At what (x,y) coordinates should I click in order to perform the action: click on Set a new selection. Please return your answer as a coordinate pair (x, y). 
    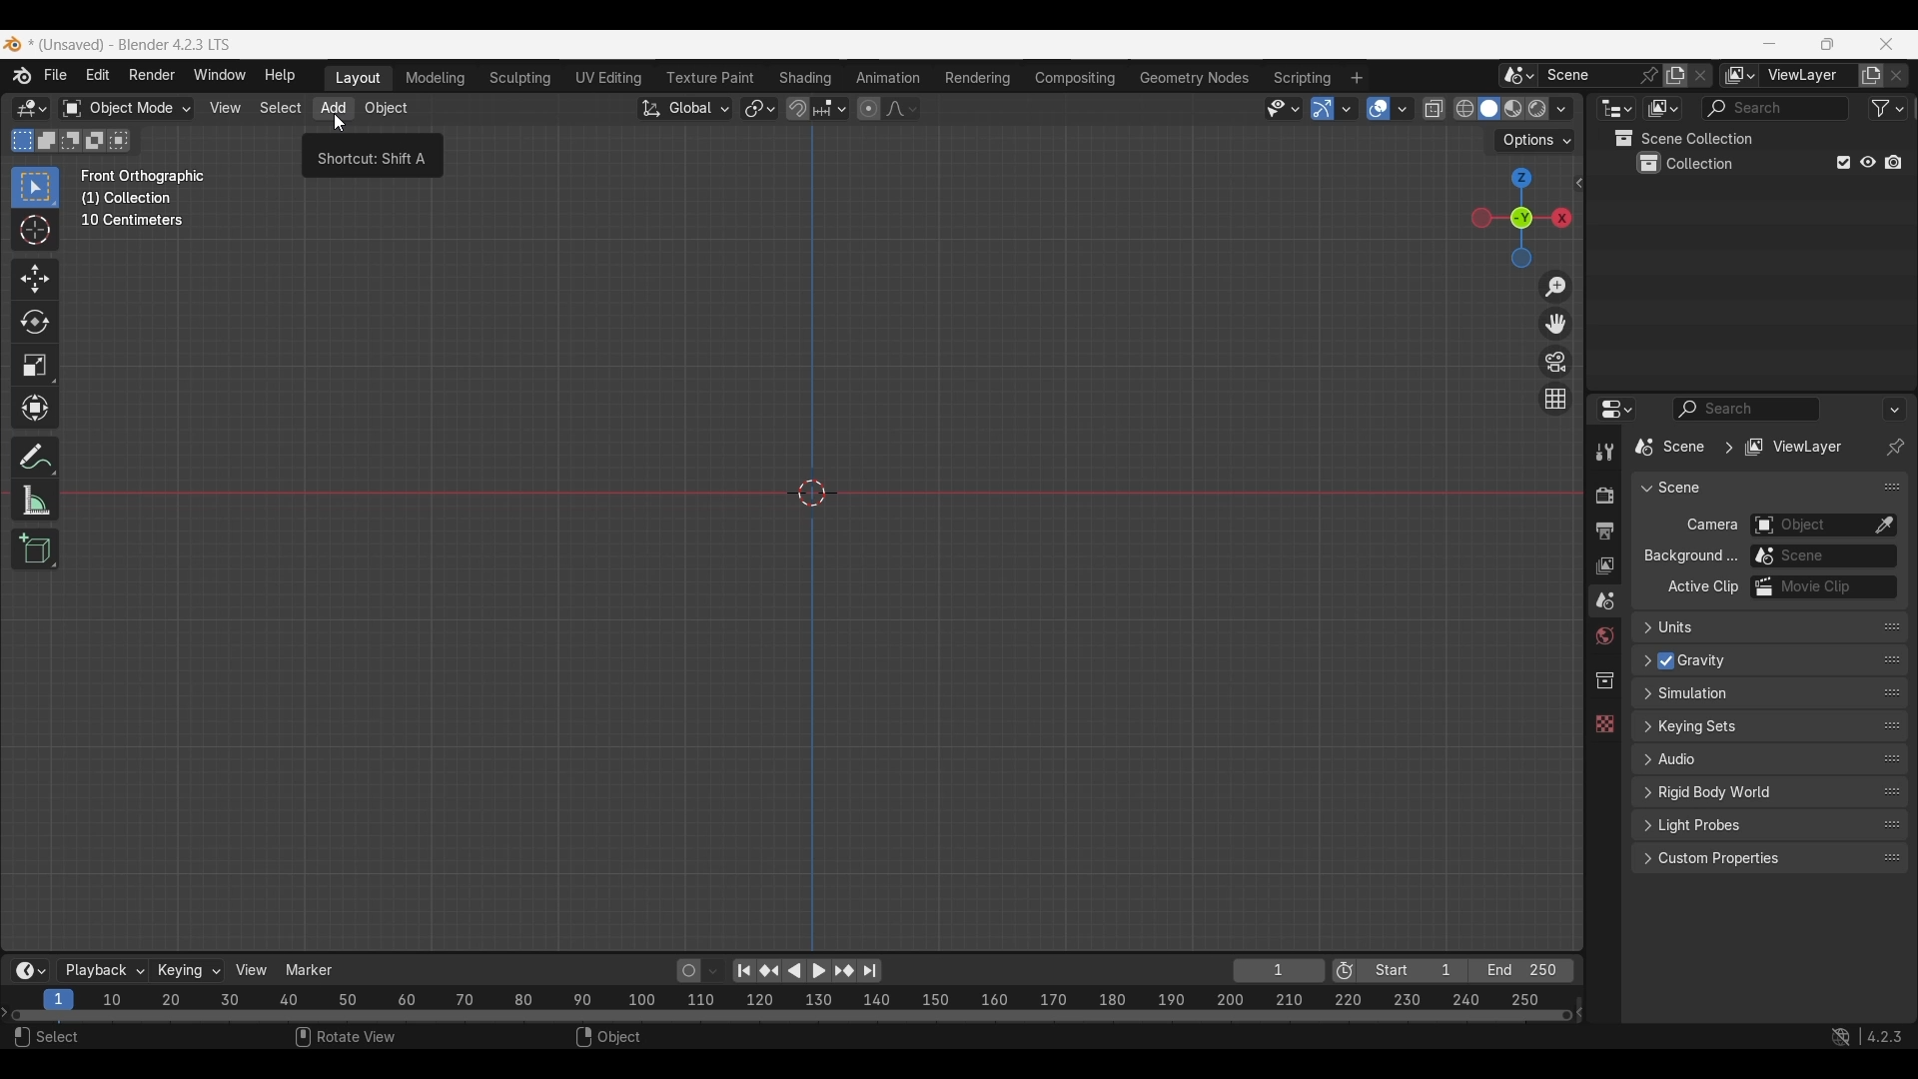
    Looking at the image, I should click on (23, 140).